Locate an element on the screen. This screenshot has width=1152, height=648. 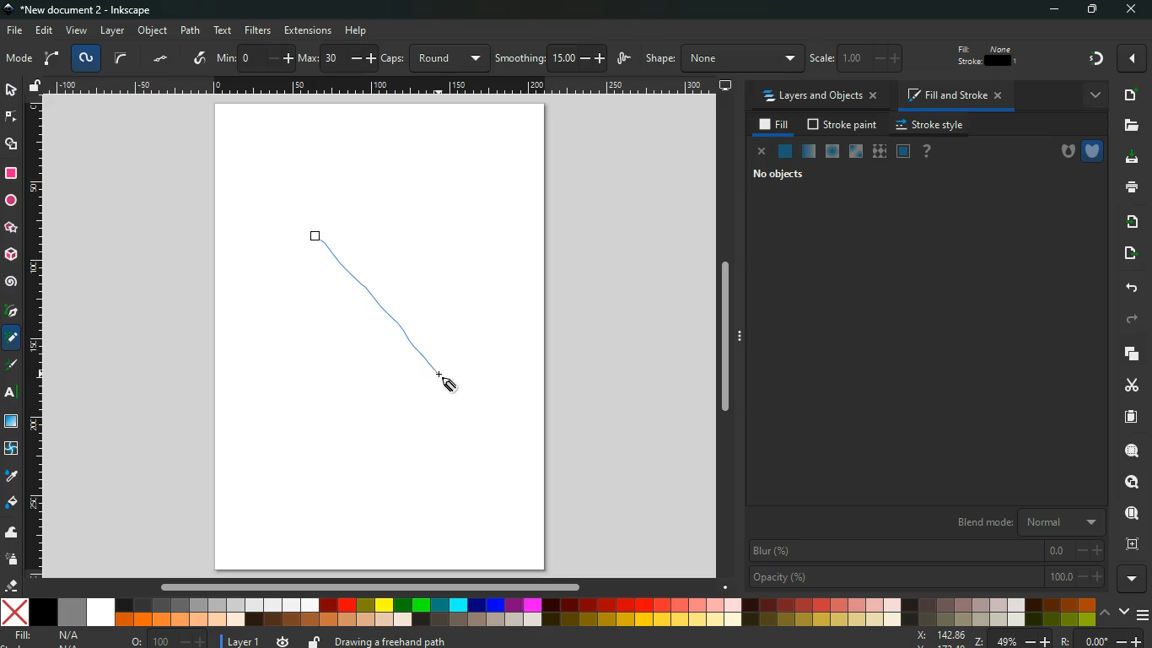
 is located at coordinates (725, 343).